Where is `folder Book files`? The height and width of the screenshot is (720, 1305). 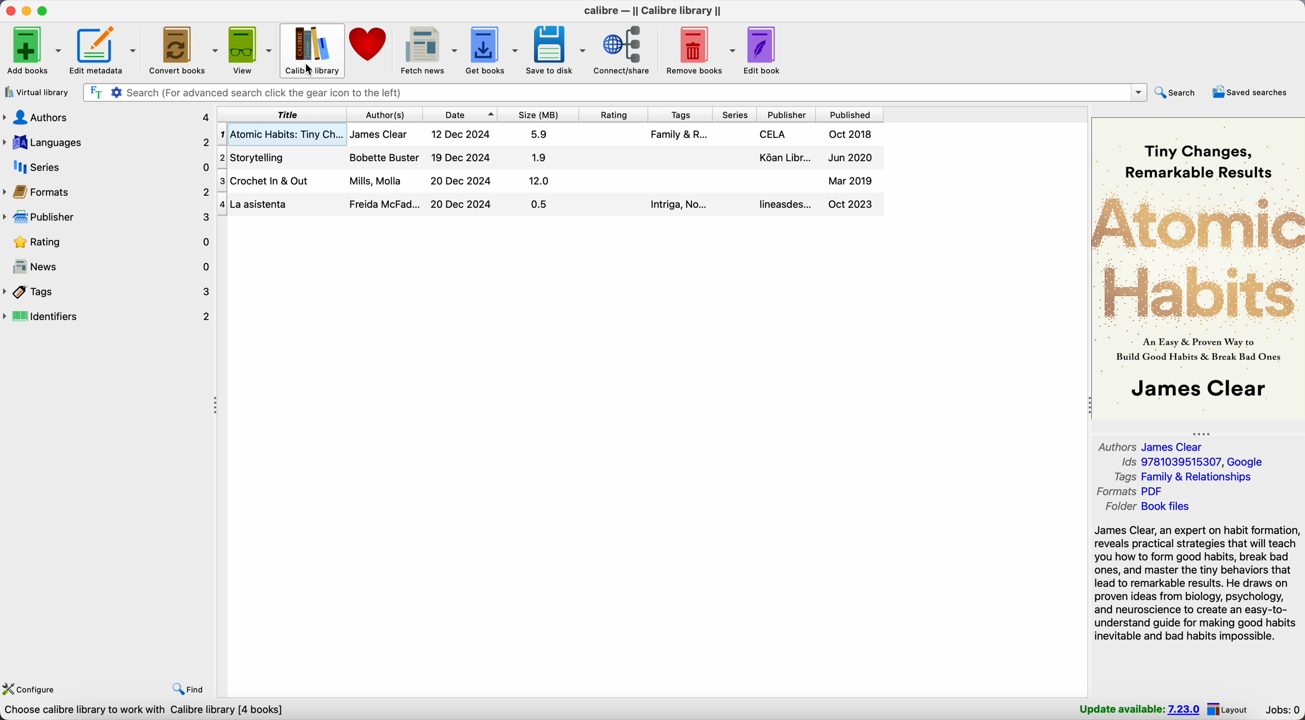
folder Book files is located at coordinates (1158, 506).